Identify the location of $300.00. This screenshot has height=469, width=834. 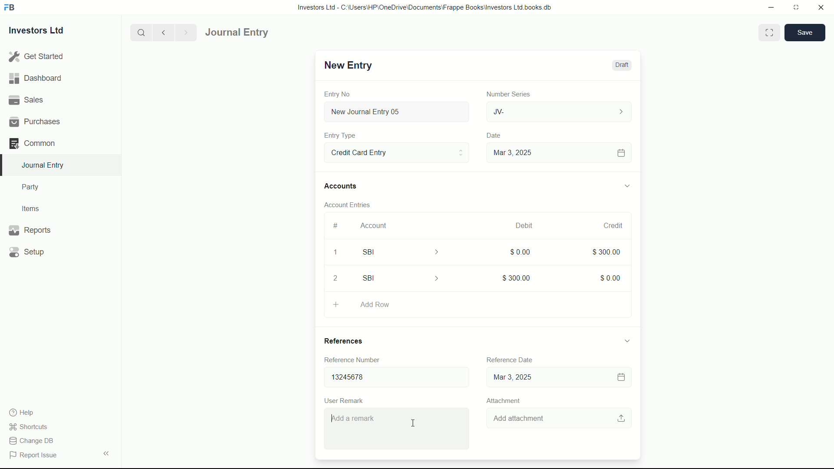
(607, 251).